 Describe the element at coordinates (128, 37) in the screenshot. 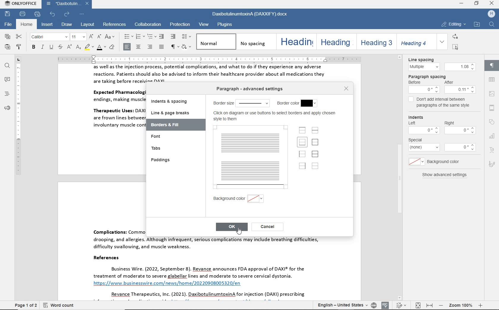

I see `bullets` at that location.